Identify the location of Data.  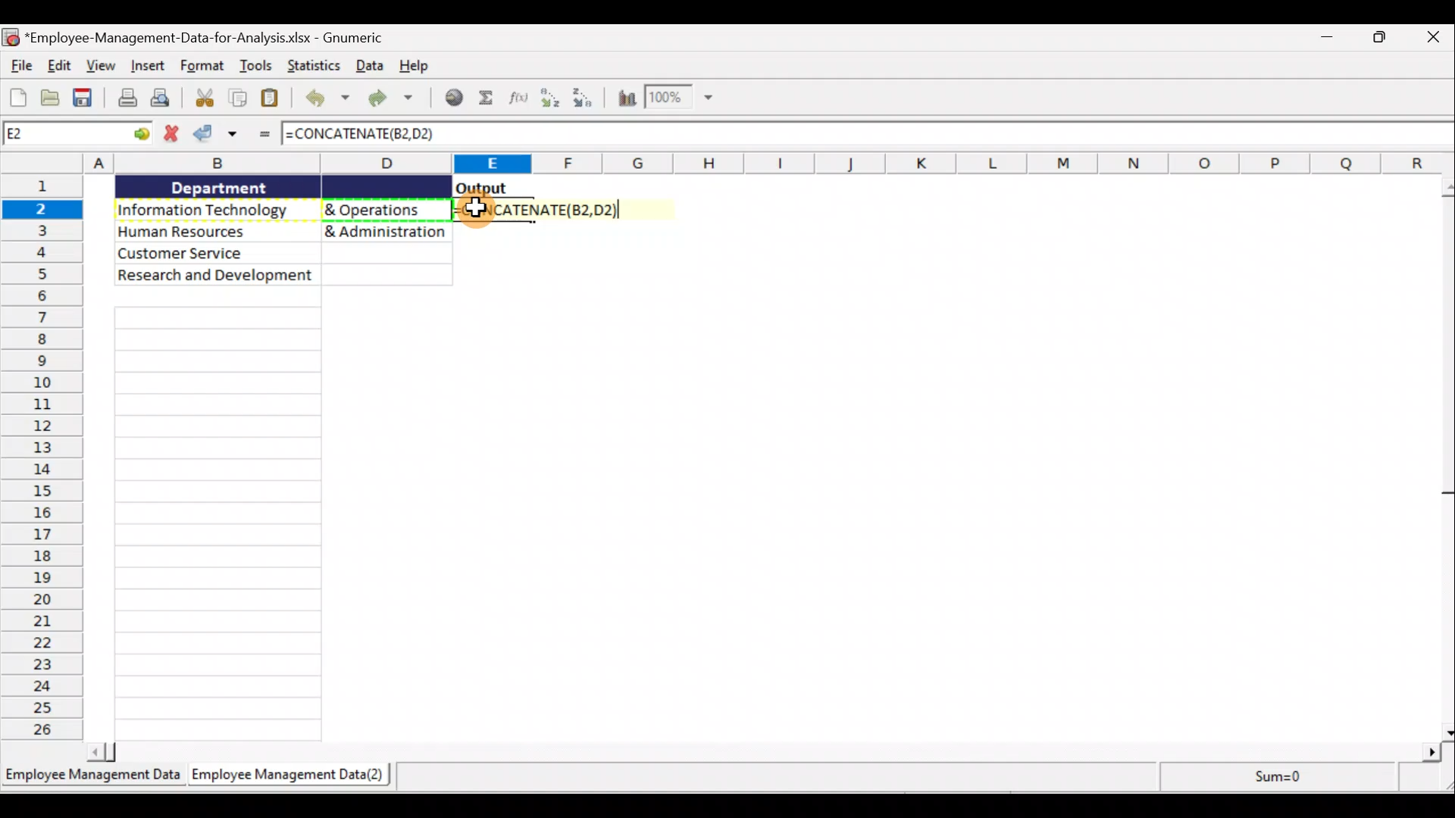
(283, 231).